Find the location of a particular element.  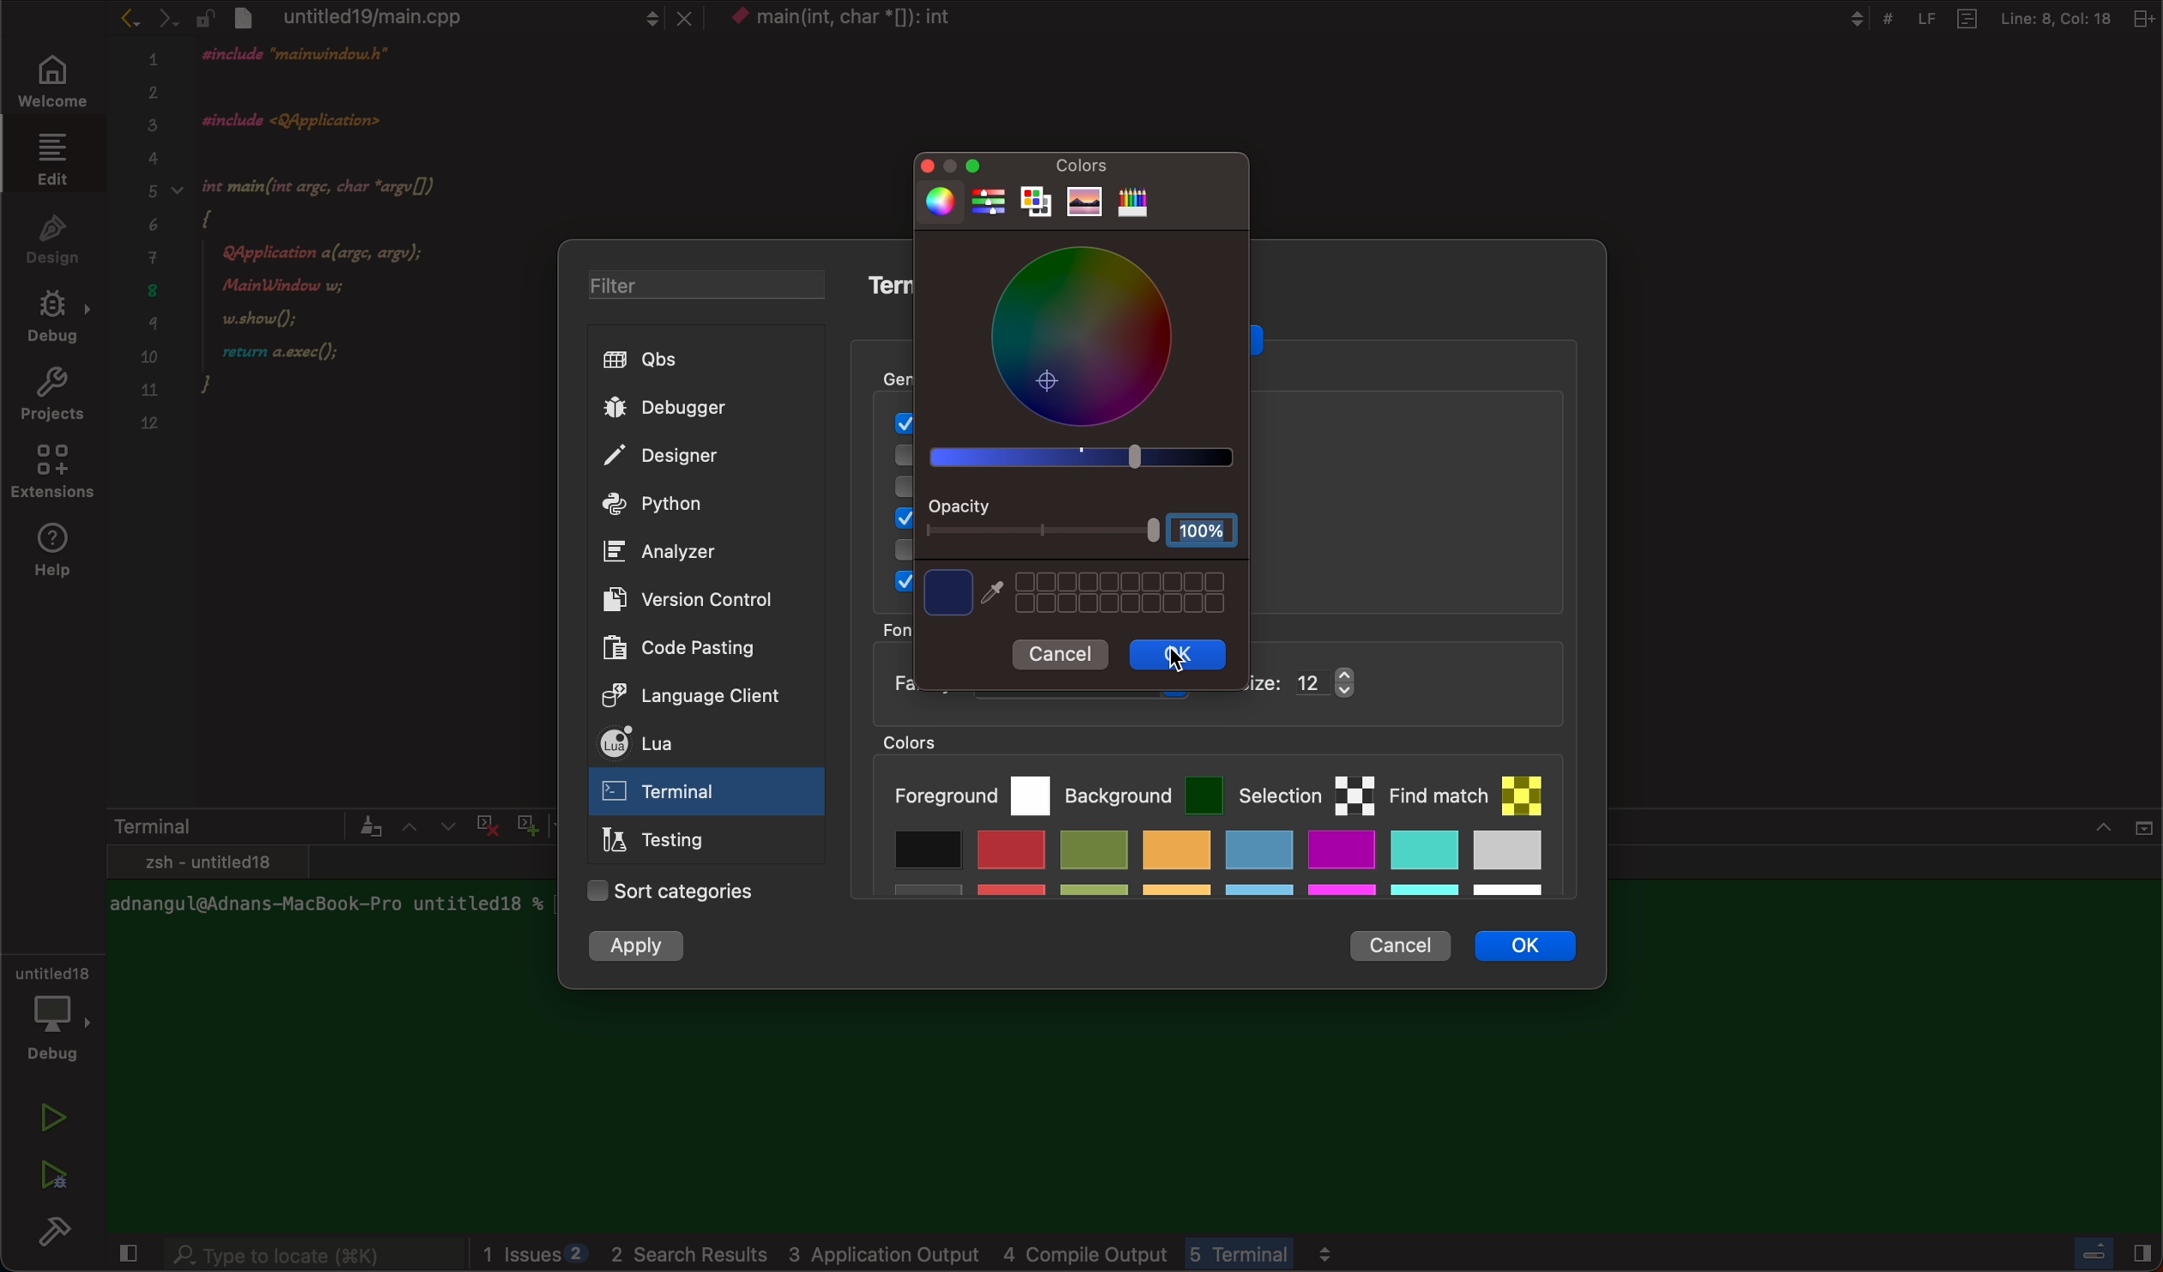

build is located at coordinates (60, 1236).